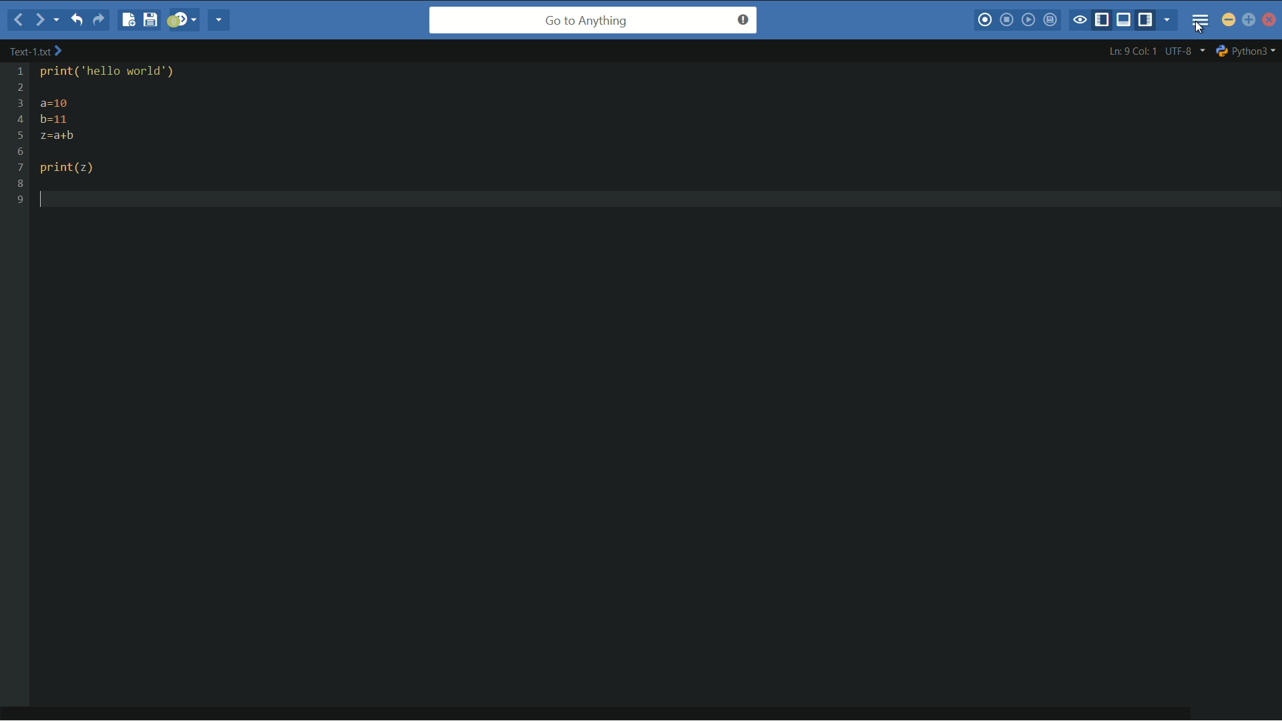 This screenshot has width=1282, height=721. I want to click on minimize, so click(1229, 21).